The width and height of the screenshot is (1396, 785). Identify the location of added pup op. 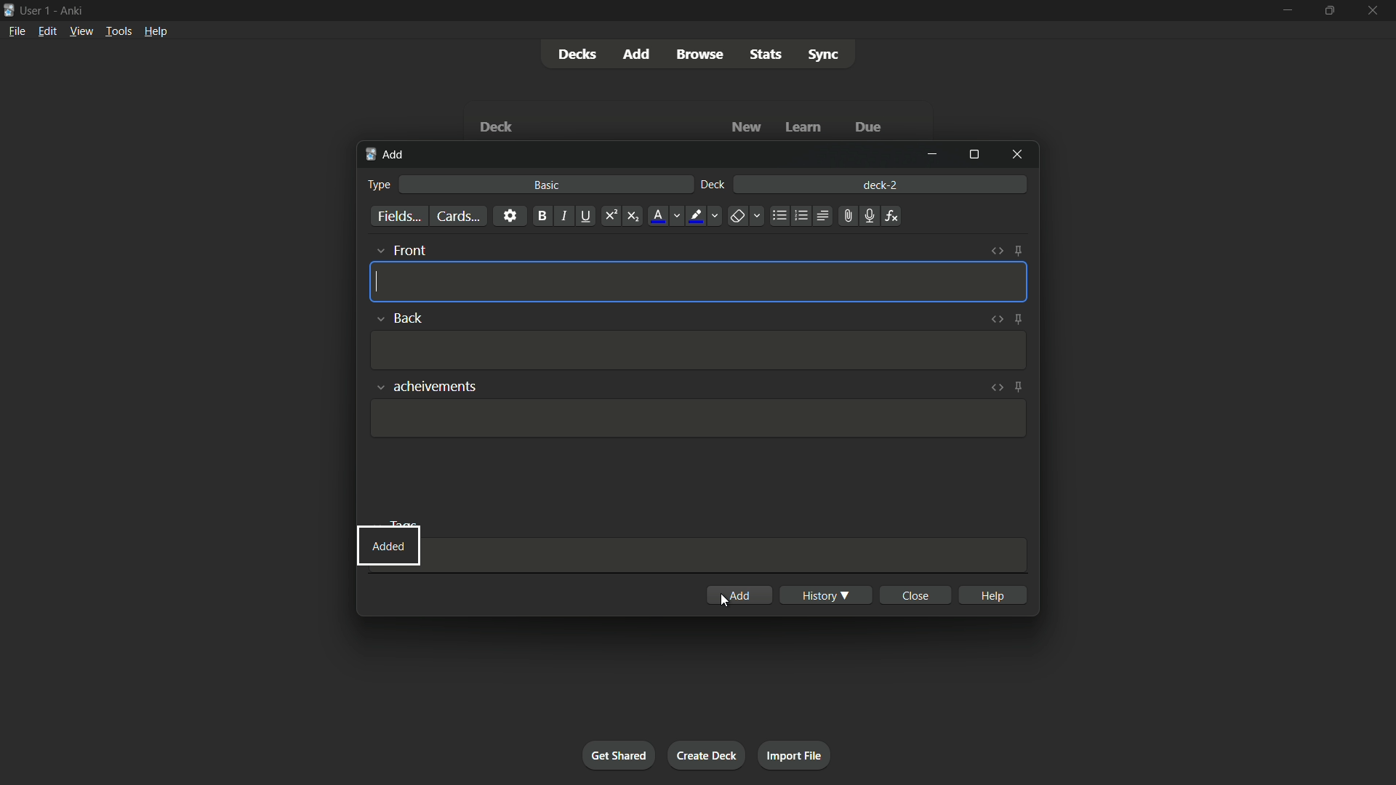
(388, 546).